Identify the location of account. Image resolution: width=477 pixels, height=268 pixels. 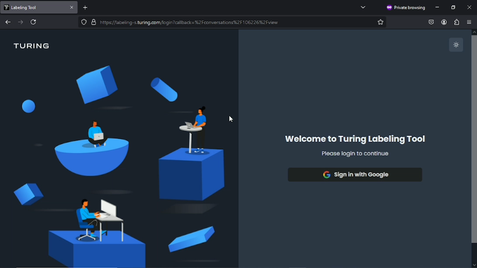
(443, 22).